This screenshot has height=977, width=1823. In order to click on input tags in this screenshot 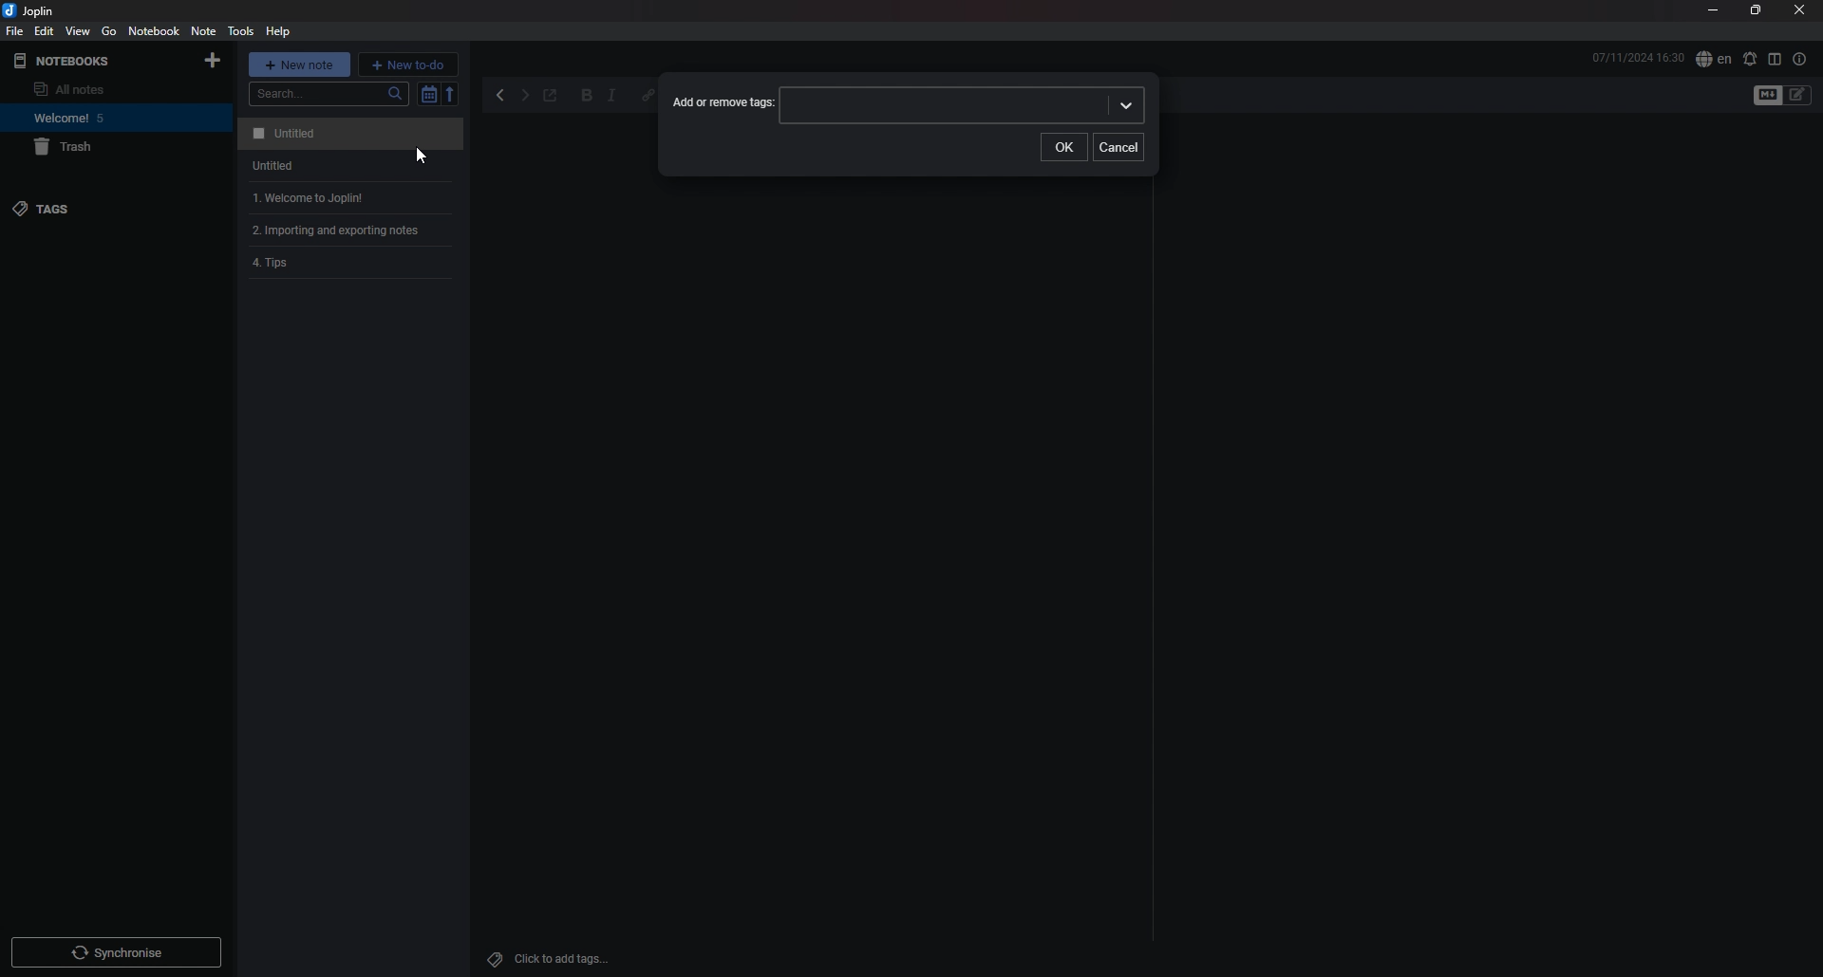, I will do `click(963, 103)`.